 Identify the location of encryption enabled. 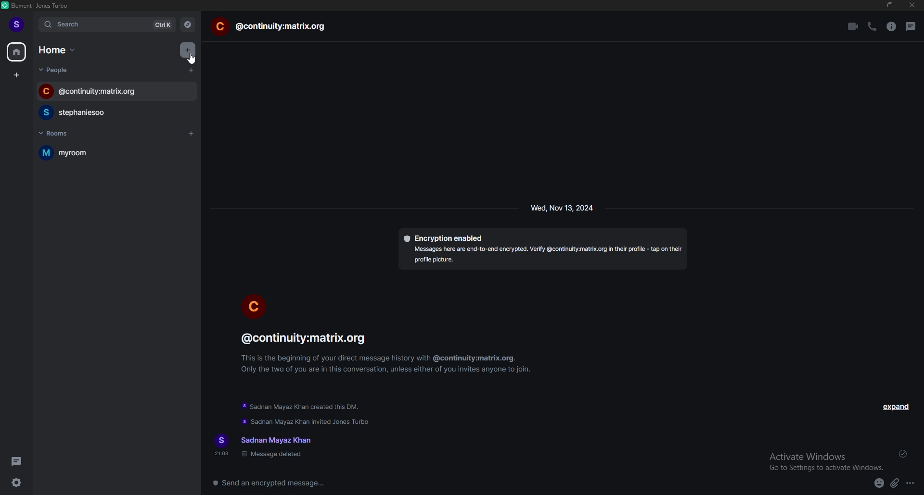
(542, 249).